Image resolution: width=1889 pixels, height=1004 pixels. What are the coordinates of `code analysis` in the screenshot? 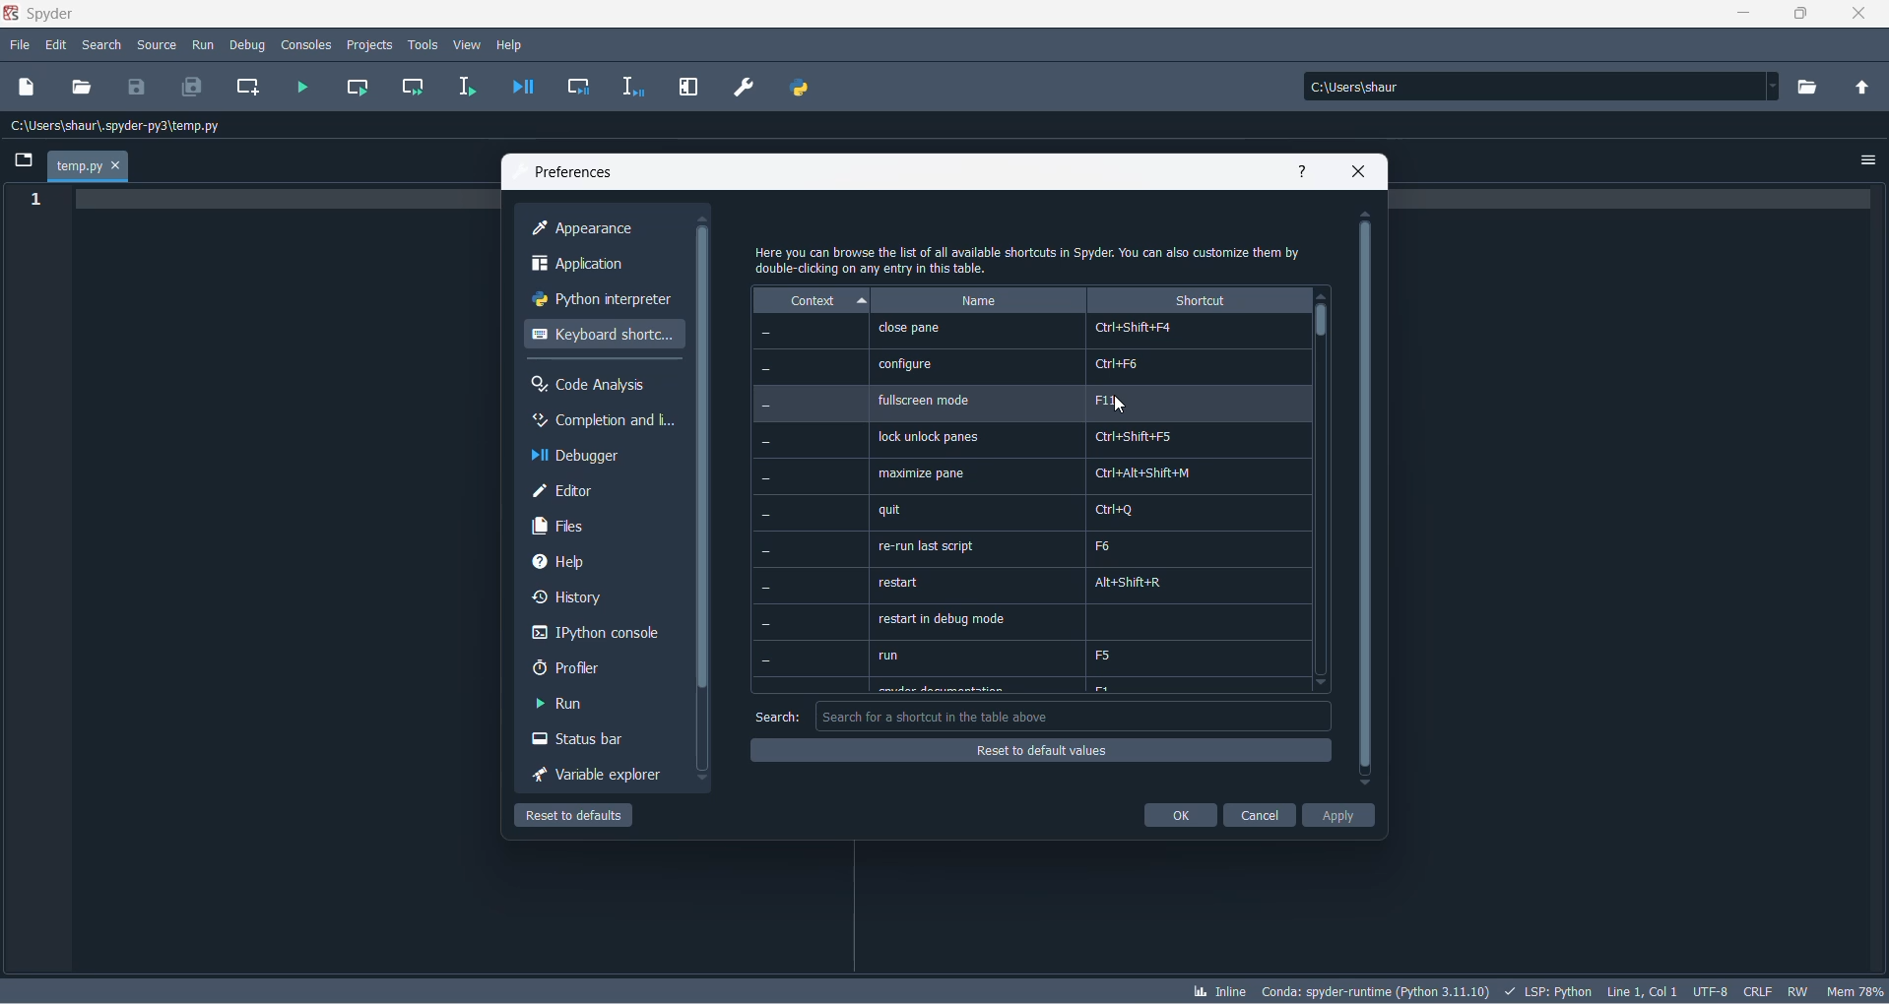 It's located at (599, 385).